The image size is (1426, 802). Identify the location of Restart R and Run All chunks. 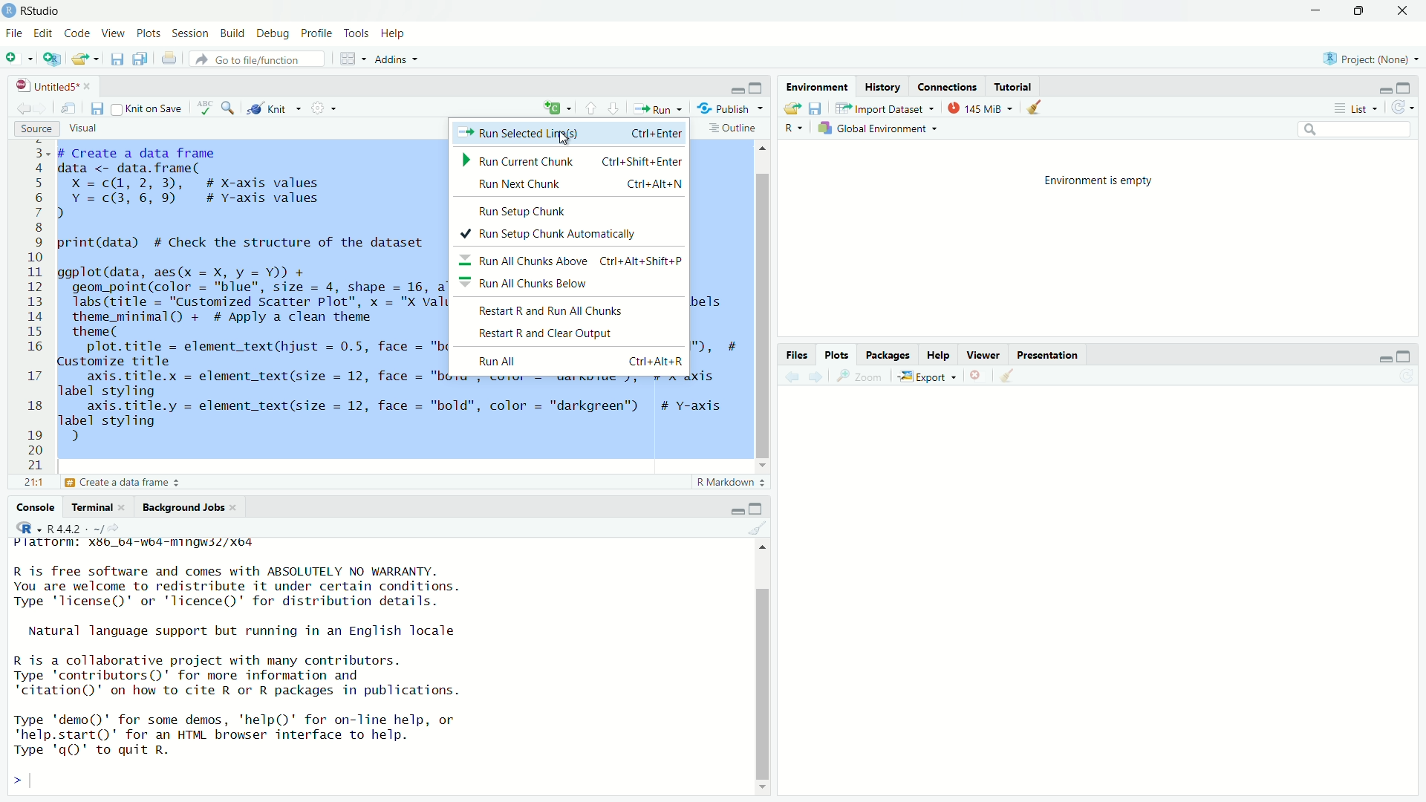
(547, 311).